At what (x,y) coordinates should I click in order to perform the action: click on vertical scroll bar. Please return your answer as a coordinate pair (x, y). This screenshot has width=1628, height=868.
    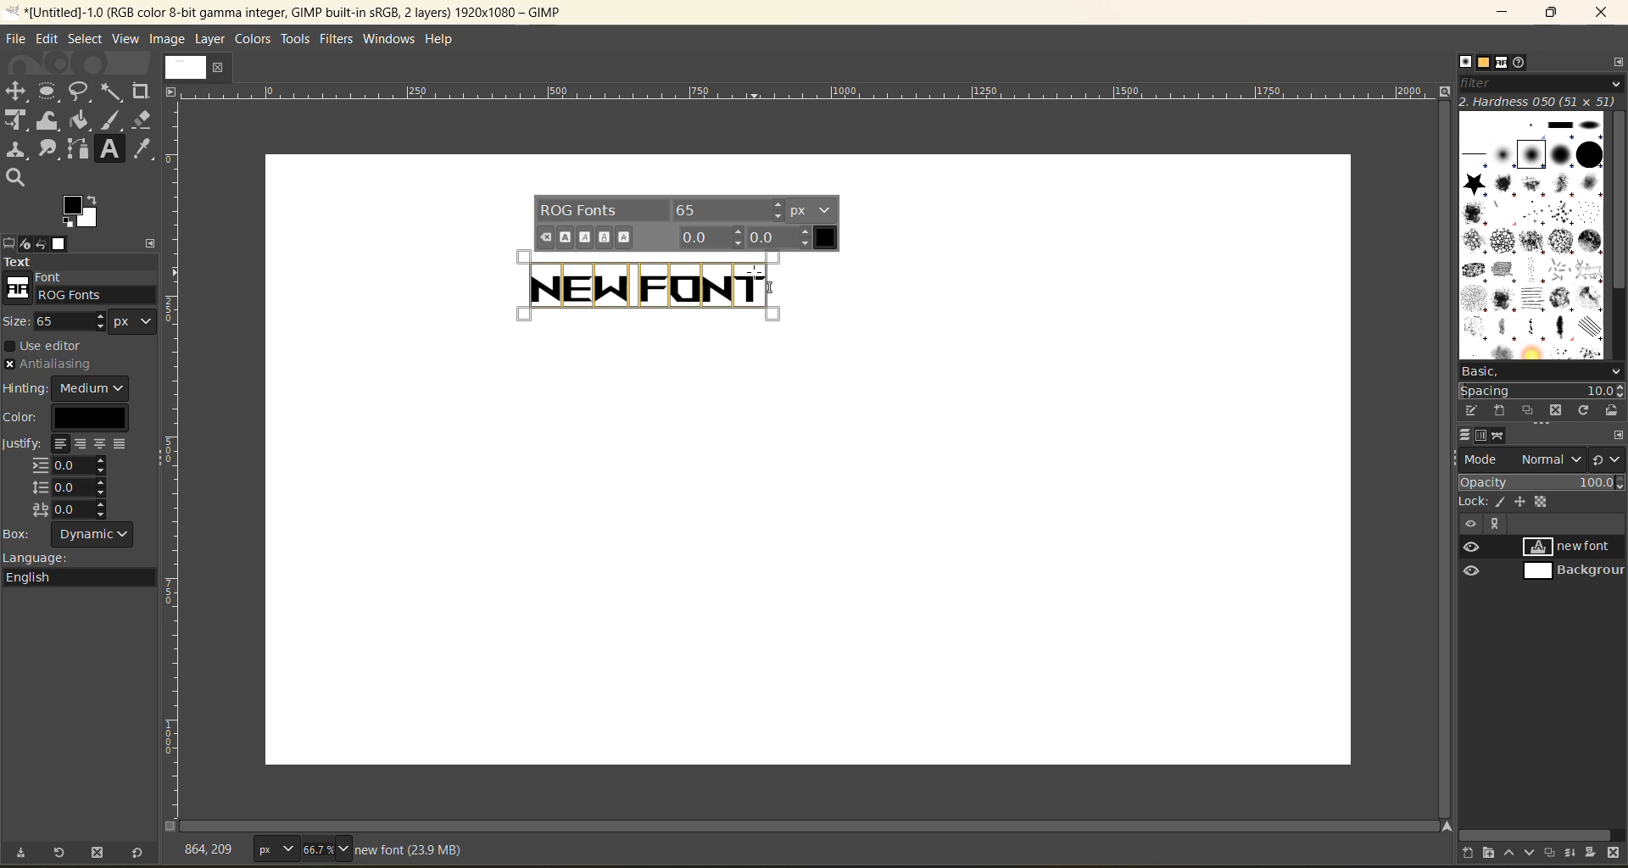
    Looking at the image, I should click on (1618, 203).